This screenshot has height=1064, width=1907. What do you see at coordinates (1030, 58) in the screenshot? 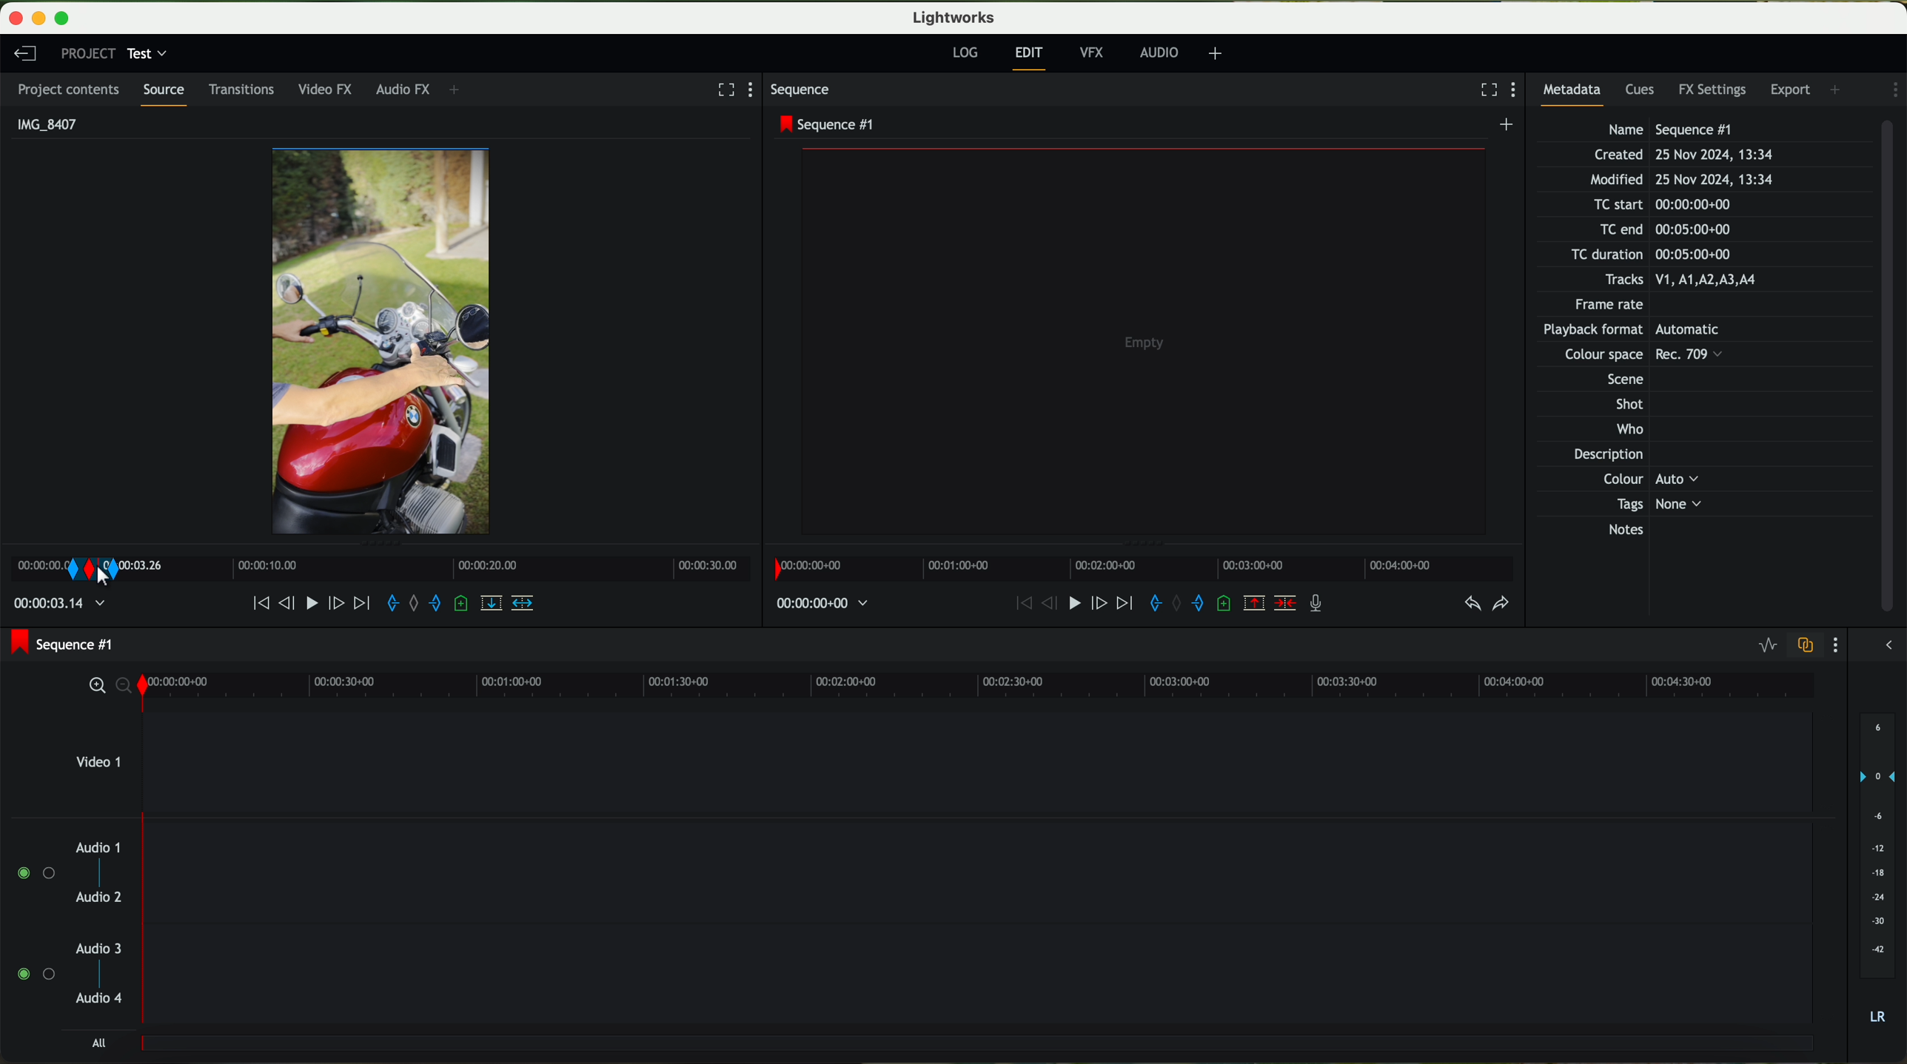
I see `edit` at bounding box center [1030, 58].